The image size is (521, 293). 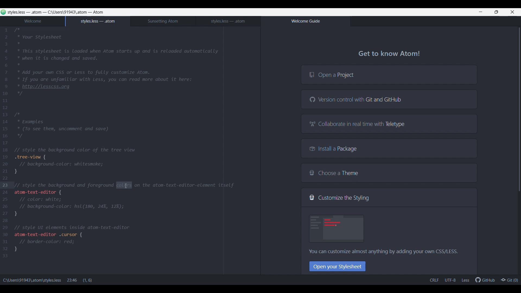 What do you see at coordinates (481, 12) in the screenshot?
I see `Minimize` at bounding box center [481, 12].